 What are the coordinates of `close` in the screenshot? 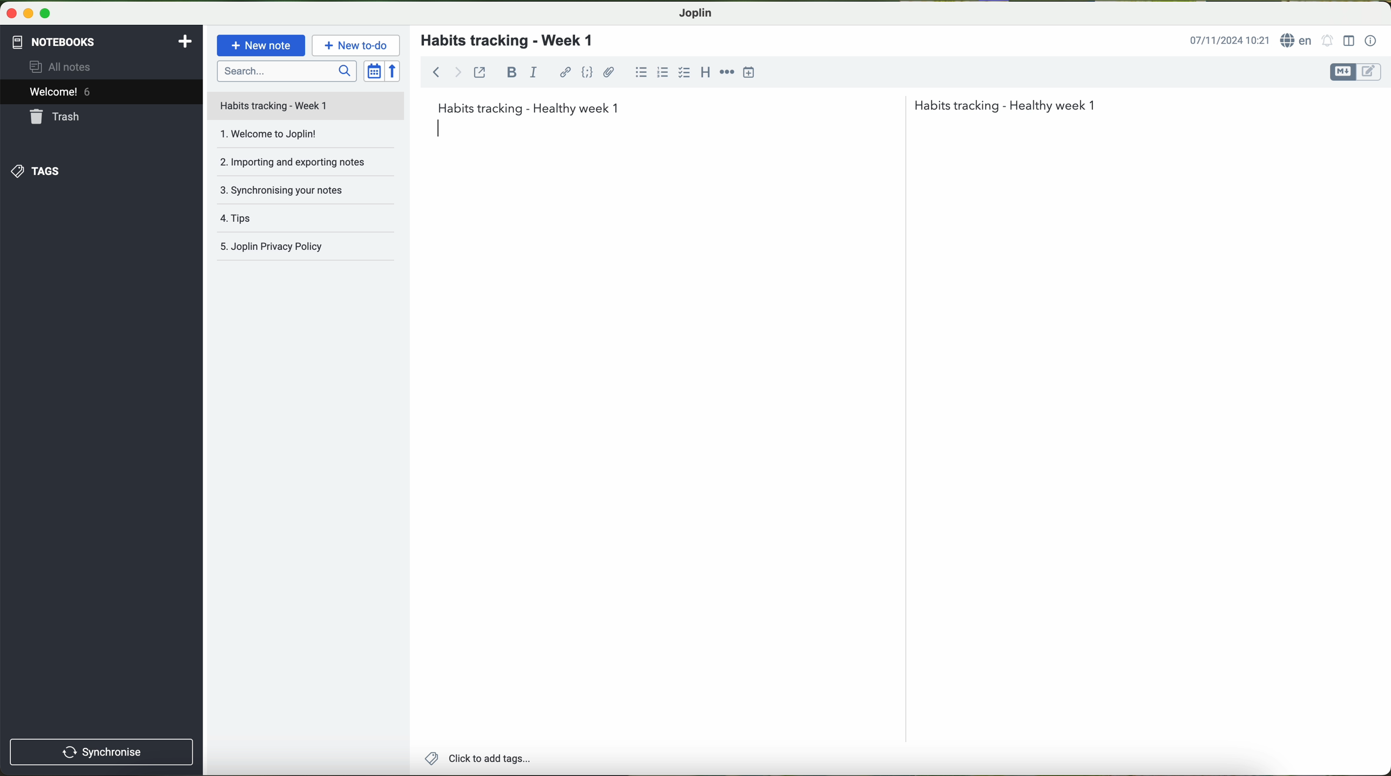 It's located at (9, 11).